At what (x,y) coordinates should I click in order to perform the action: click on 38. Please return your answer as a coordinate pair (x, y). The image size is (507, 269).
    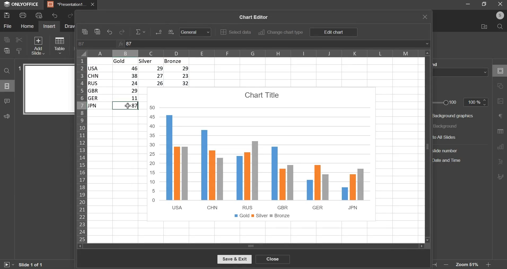
    Looking at the image, I should click on (126, 76).